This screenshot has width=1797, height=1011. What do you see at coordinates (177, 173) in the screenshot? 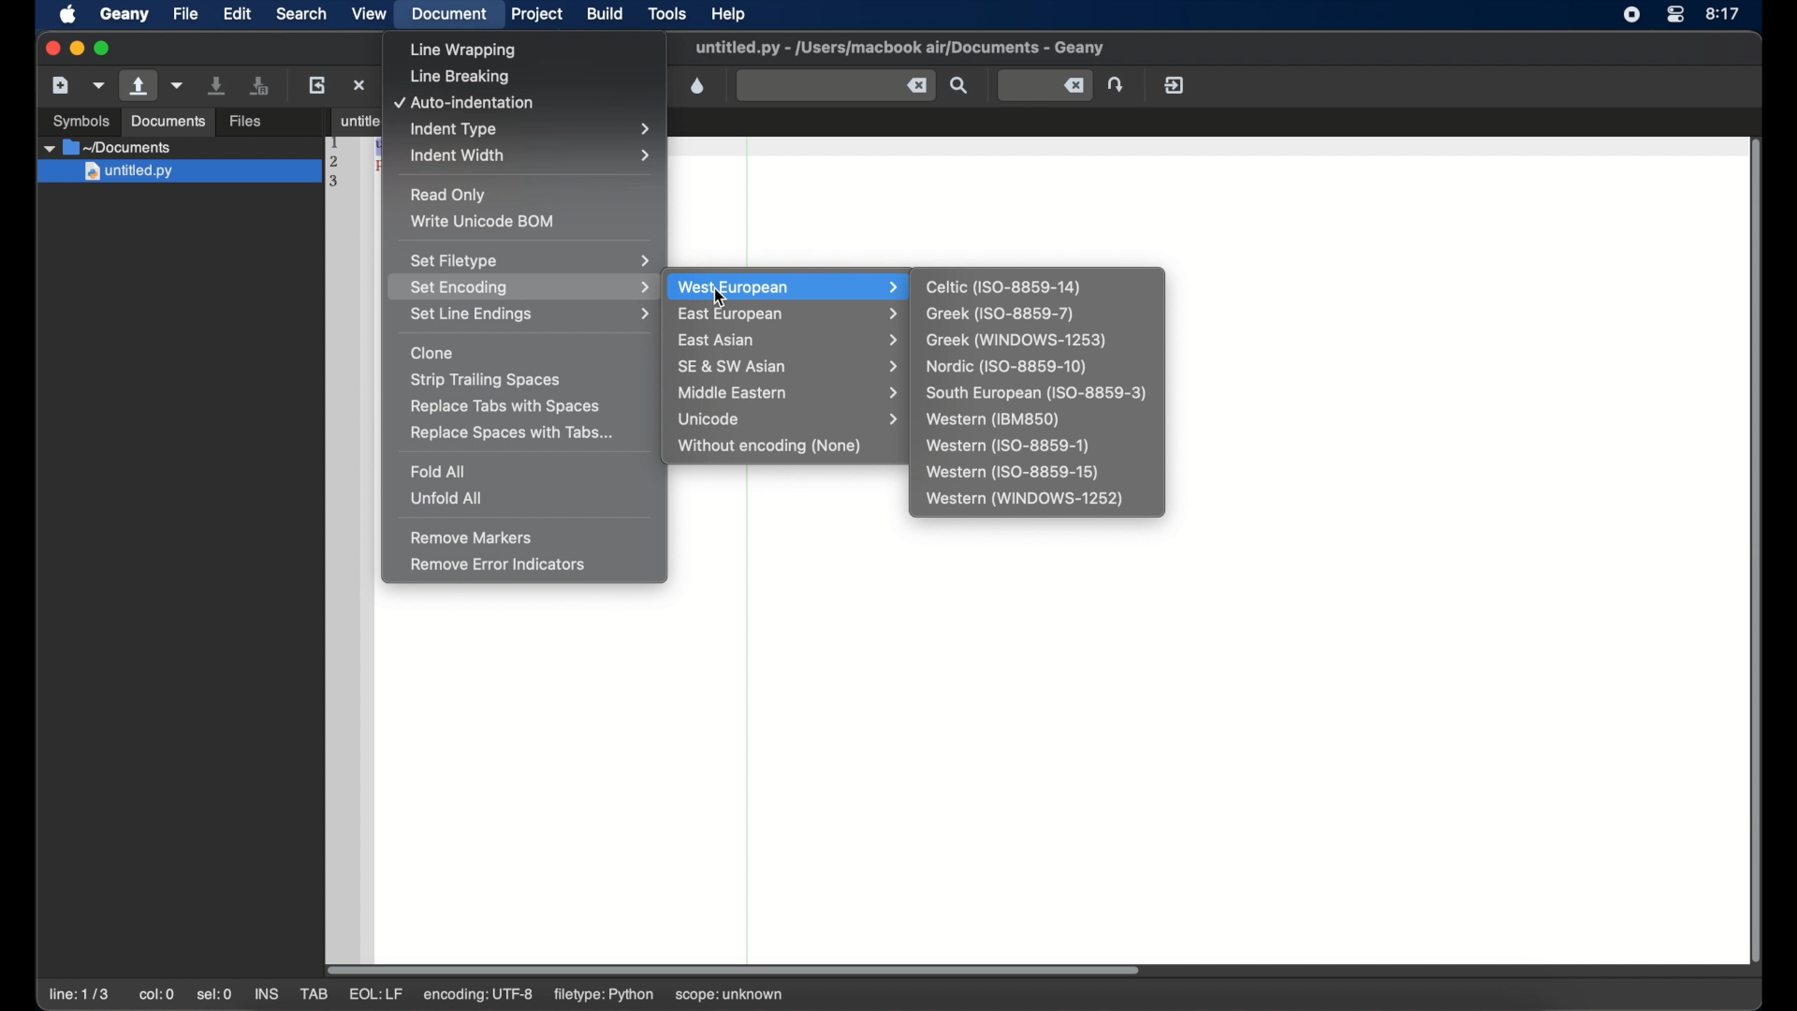
I see `` at bounding box center [177, 173].